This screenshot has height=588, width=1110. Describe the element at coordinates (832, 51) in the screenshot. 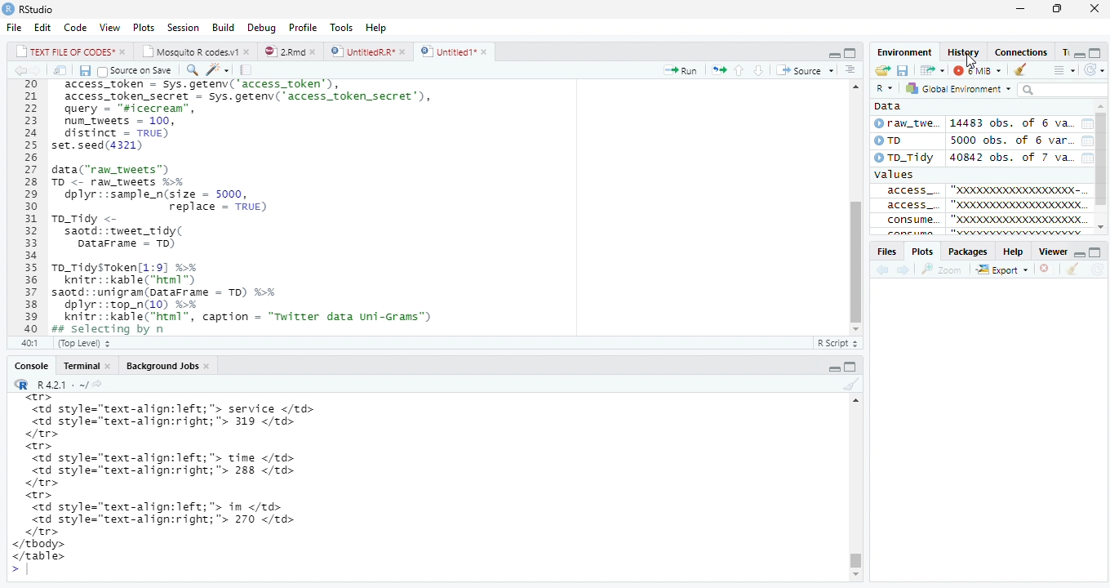

I see `minimze/maximize` at that location.